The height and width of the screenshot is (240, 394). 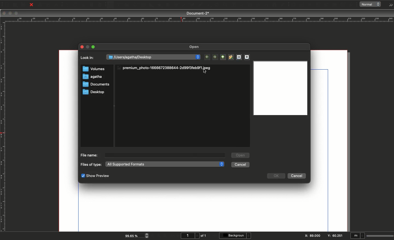 What do you see at coordinates (280, 89) in the screenshot?
I see `Display` at bounding box center [280, 89].